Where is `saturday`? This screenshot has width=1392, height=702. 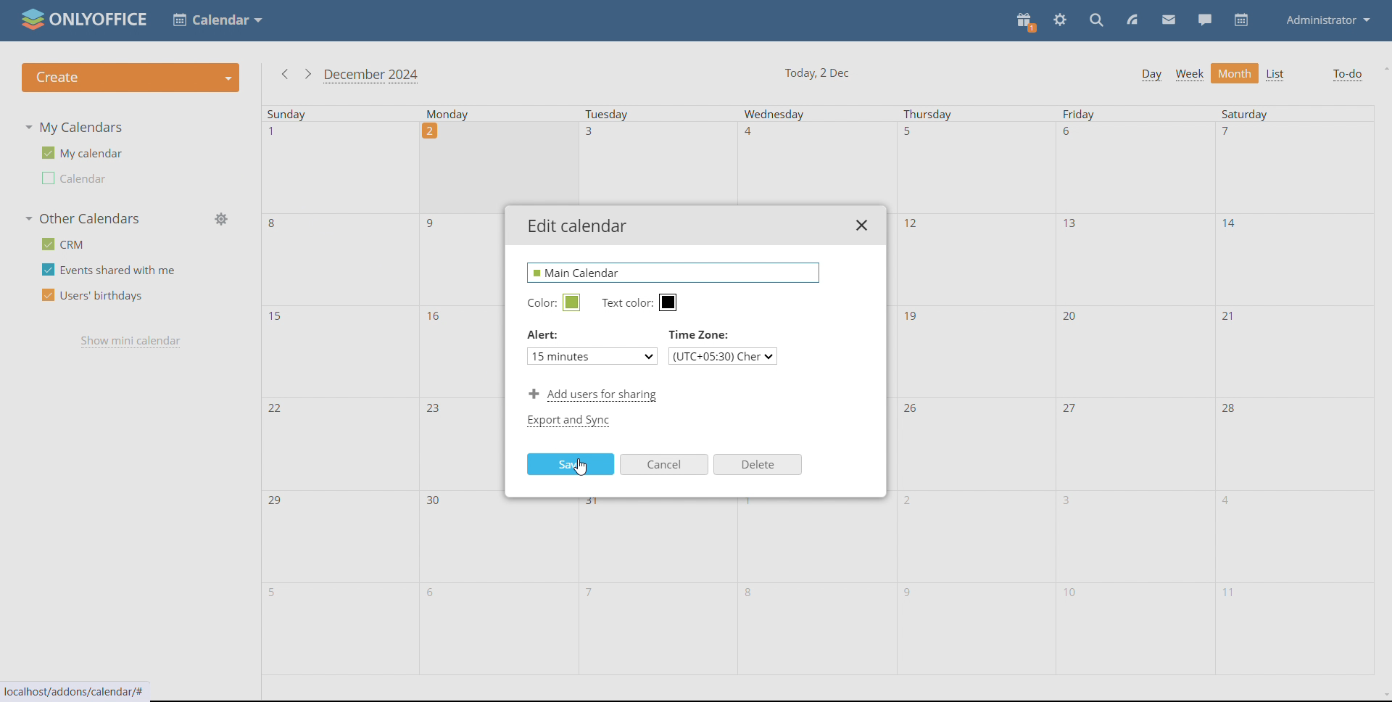 saturday is located at coordinates (1296, 111).